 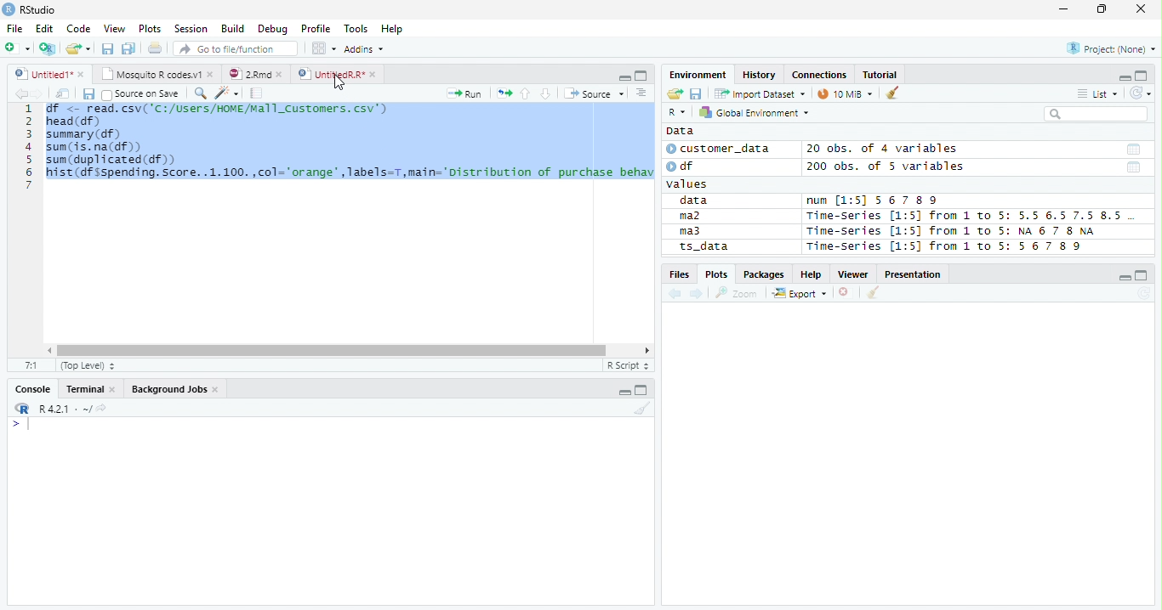 What do you see at coordinates (721, 149) in the screenshot?
I see `customer_data` at bounding box center [721, 149].